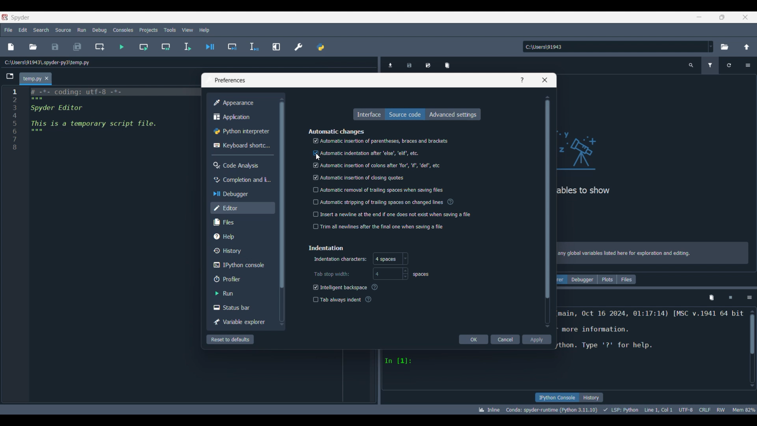  What do you see at coordinates (320, 47) in the screenshot?
I see `Pythonpath manager` at bounding box center [320, 47].